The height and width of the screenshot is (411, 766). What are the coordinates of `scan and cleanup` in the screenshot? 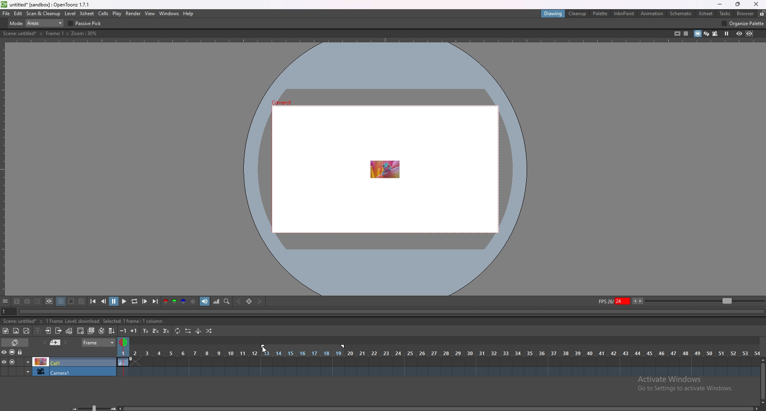 It's located at (44, 13).